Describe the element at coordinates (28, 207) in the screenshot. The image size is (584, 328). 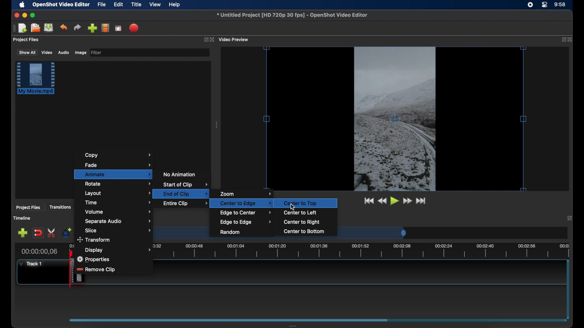
I see `project files` at that location.